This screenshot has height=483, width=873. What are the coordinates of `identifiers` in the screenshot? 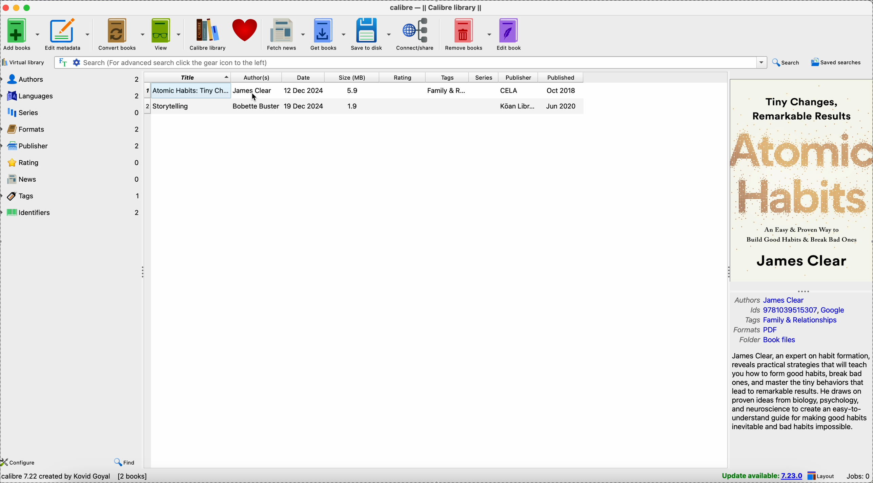 It's located at (72, 213).